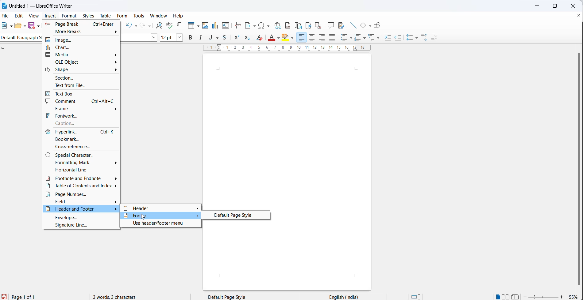  I want to click on insert bookmark, so click(308, 25).